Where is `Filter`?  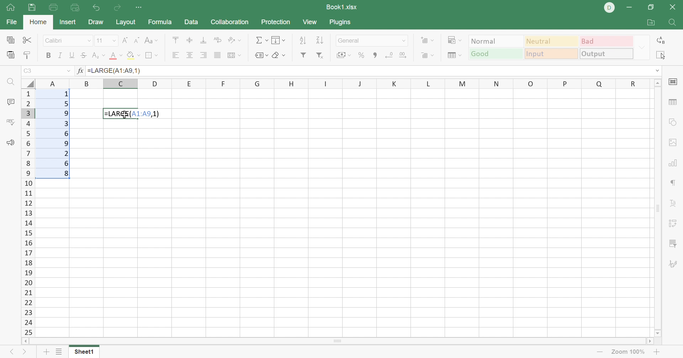
Filter is located at coordinates (302, 55).